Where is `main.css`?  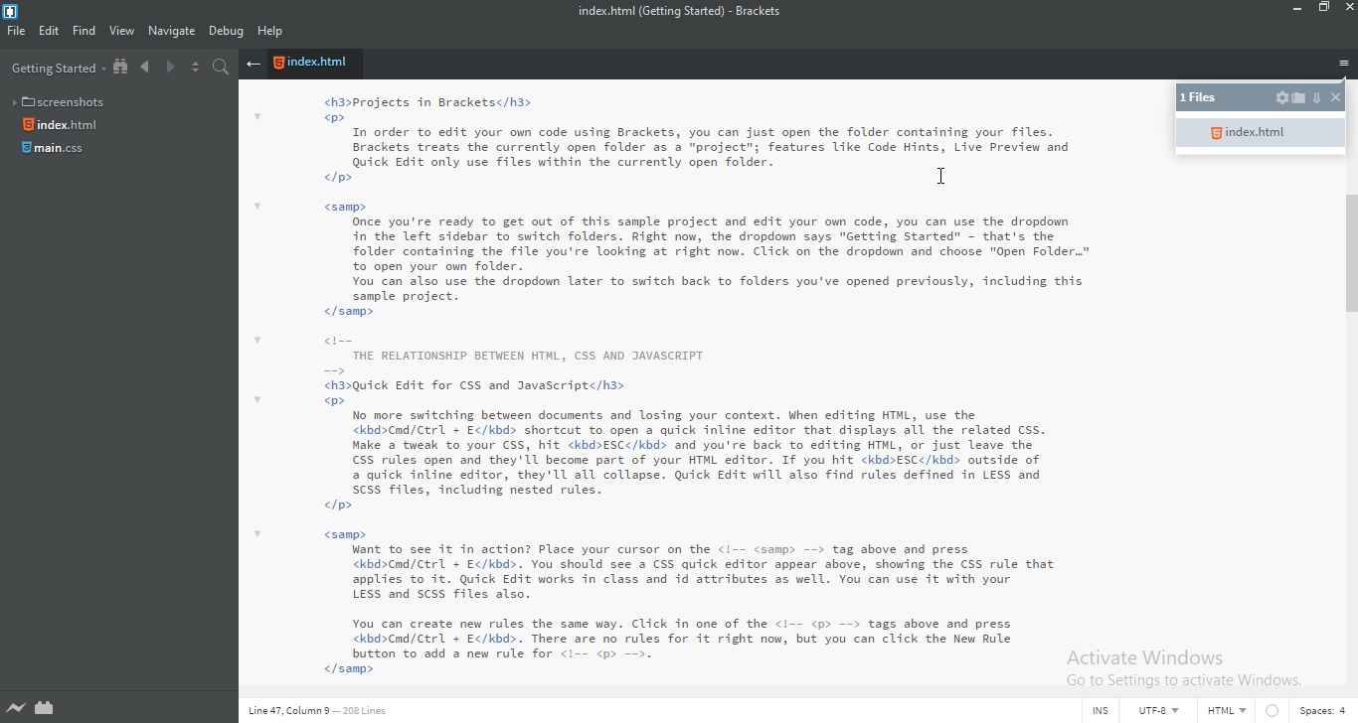 main.css is located at coordinates (56, 153).